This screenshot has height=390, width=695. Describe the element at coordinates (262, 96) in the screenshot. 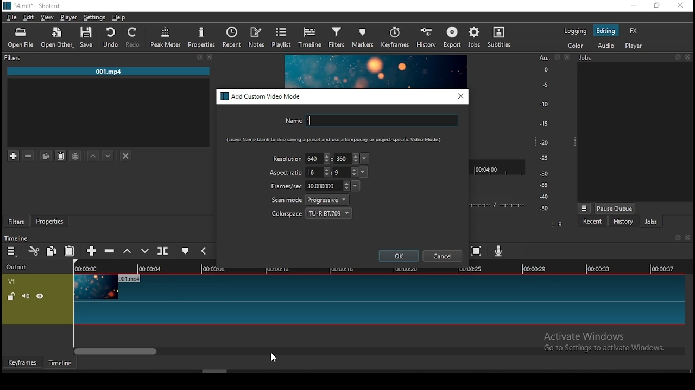

I see `add custom video mode ` at that location.